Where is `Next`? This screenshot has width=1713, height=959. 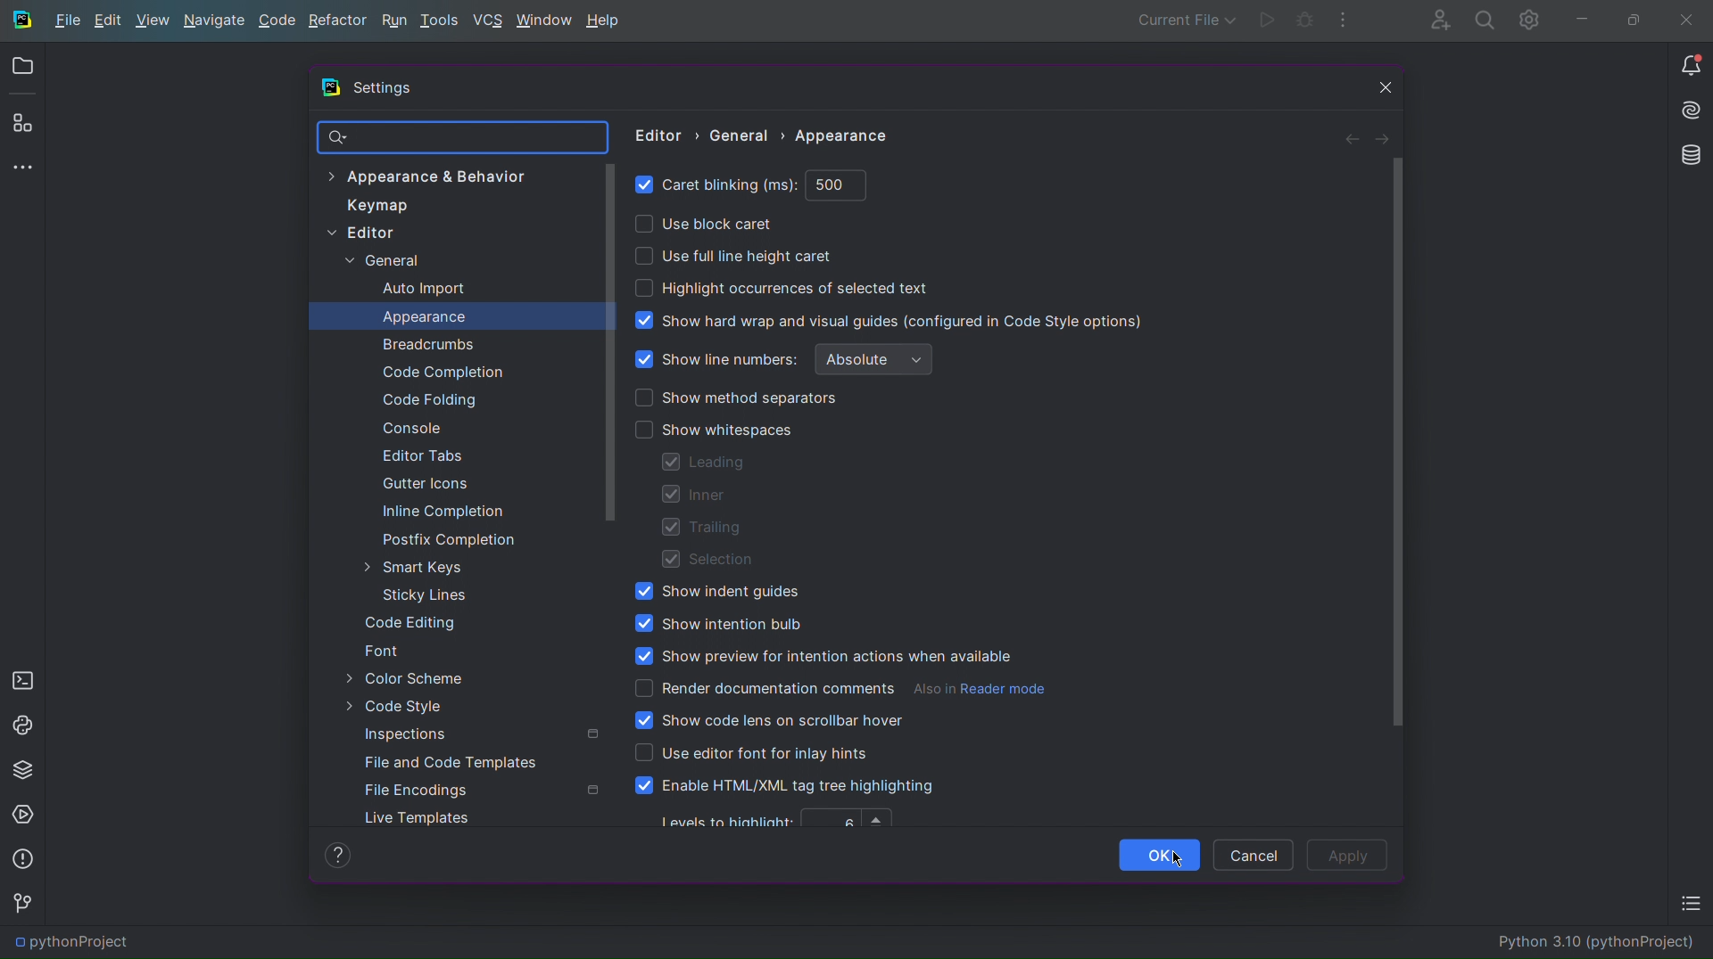 Next is located at coordinates (1383, 138).